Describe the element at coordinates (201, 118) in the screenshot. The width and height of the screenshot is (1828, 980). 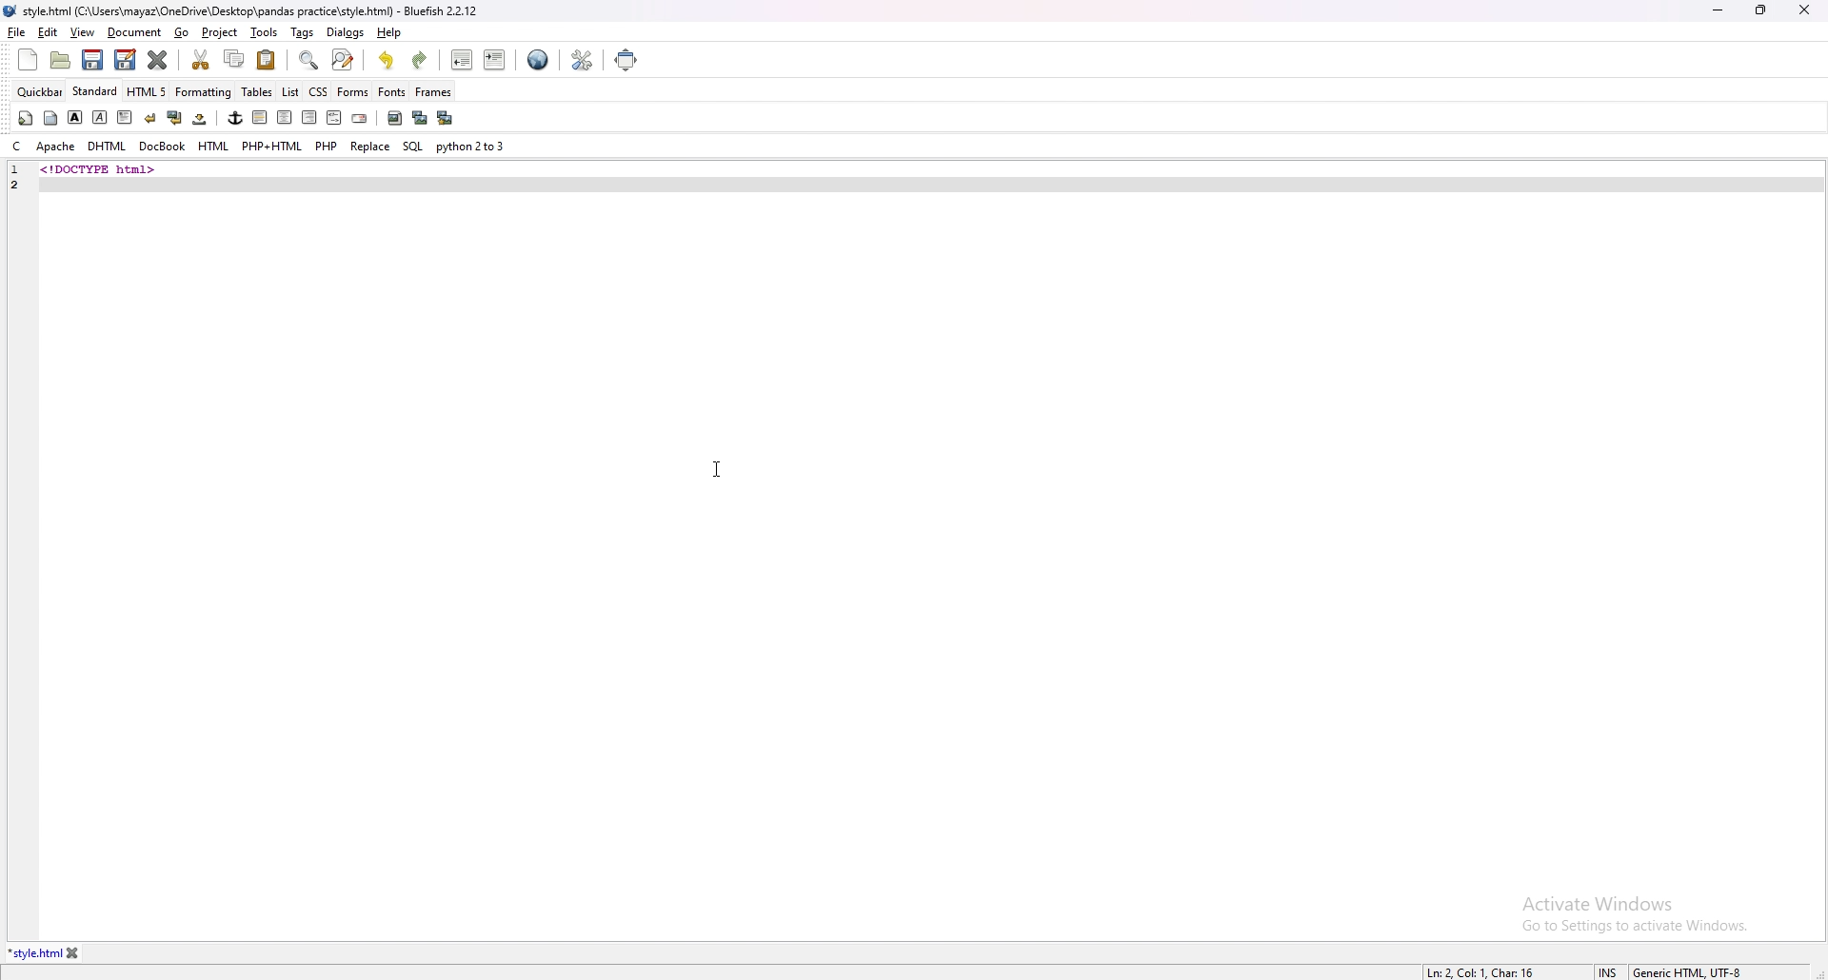
I see `non breaking space` at that location.